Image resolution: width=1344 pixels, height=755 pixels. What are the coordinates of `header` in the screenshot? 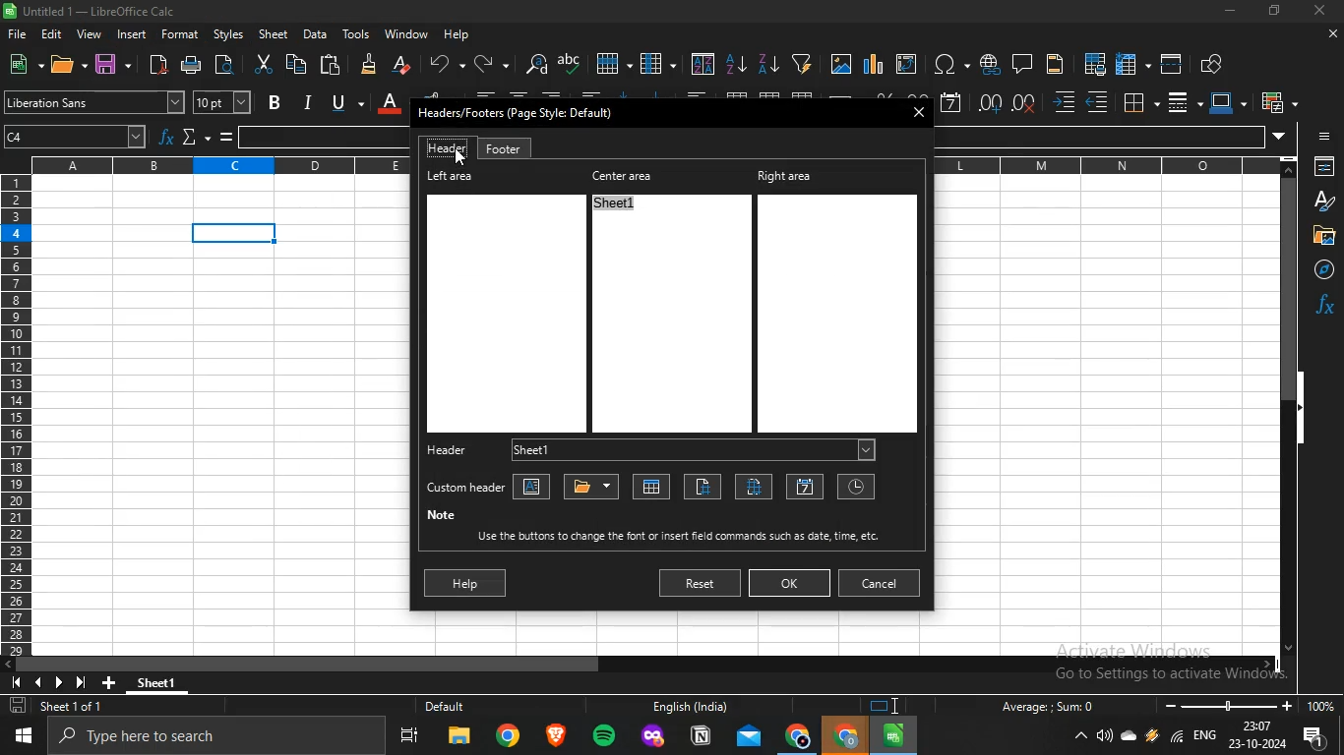 It's located at (448, 147).